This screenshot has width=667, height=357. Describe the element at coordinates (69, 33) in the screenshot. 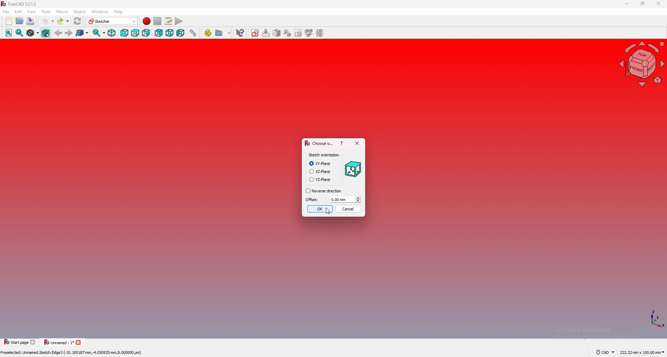

I see `forward` at that location.